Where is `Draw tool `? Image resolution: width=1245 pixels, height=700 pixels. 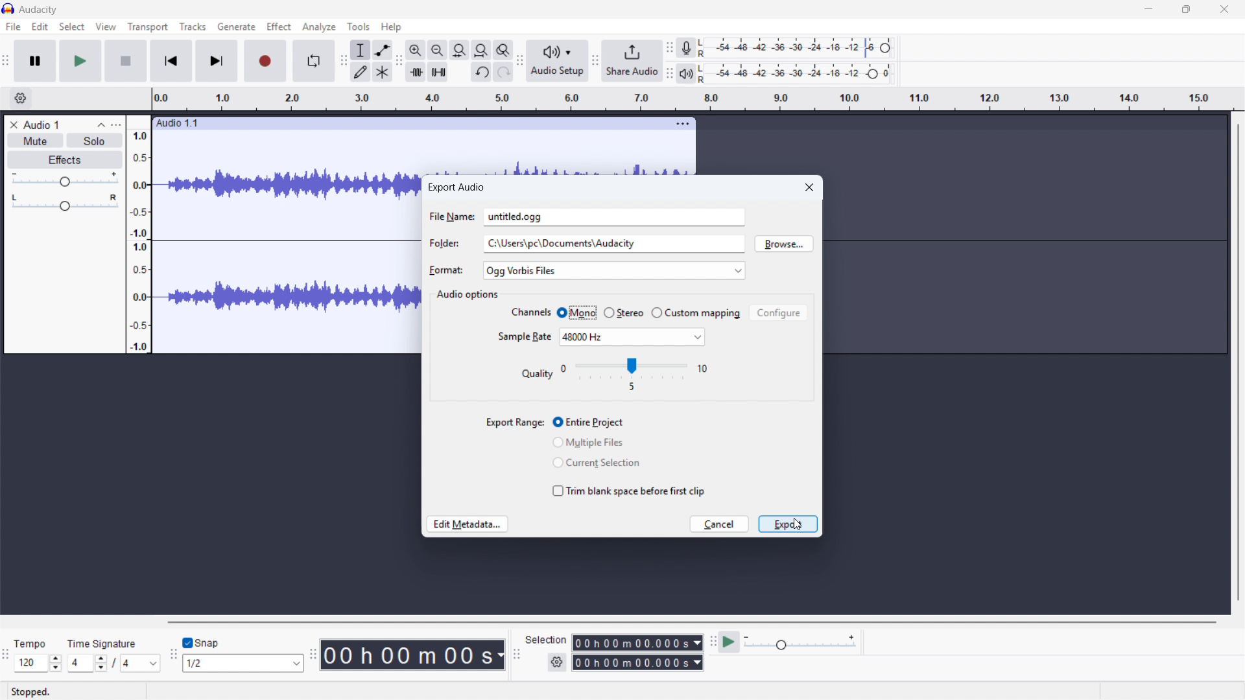 Draw tool  is located at coordinates (359, 72).